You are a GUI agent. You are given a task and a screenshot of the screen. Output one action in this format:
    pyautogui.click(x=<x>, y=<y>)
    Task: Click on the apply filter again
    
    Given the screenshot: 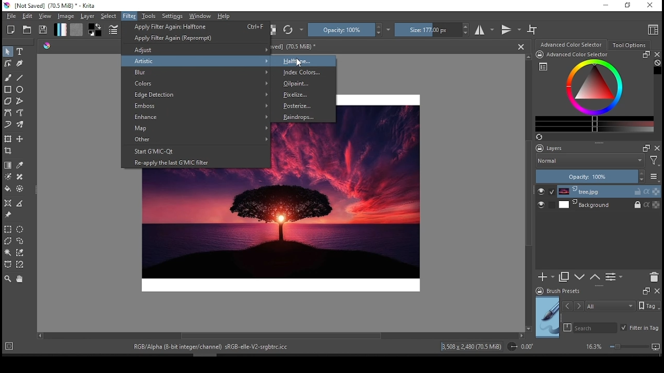 What is the action you would take?
    pyautogui.click(x=169, y=26)
    